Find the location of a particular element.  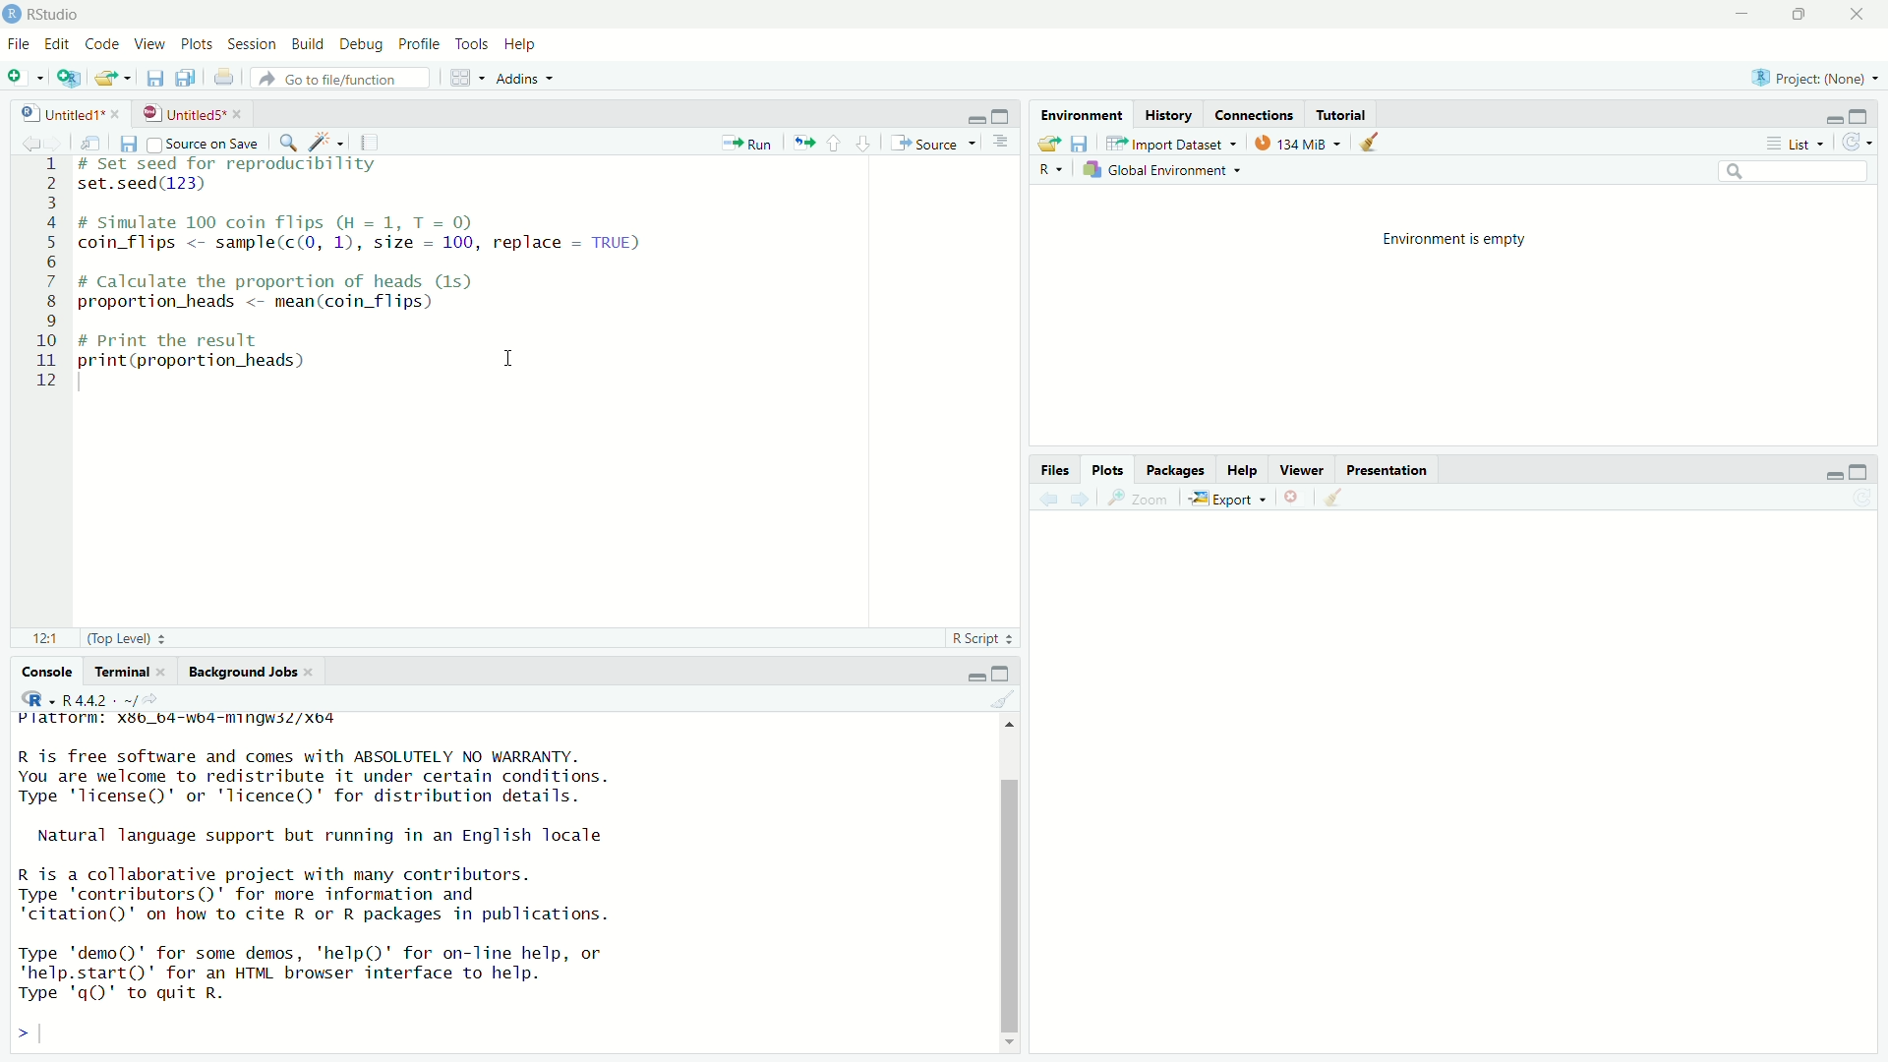

close is located at coordinates (315, 672).